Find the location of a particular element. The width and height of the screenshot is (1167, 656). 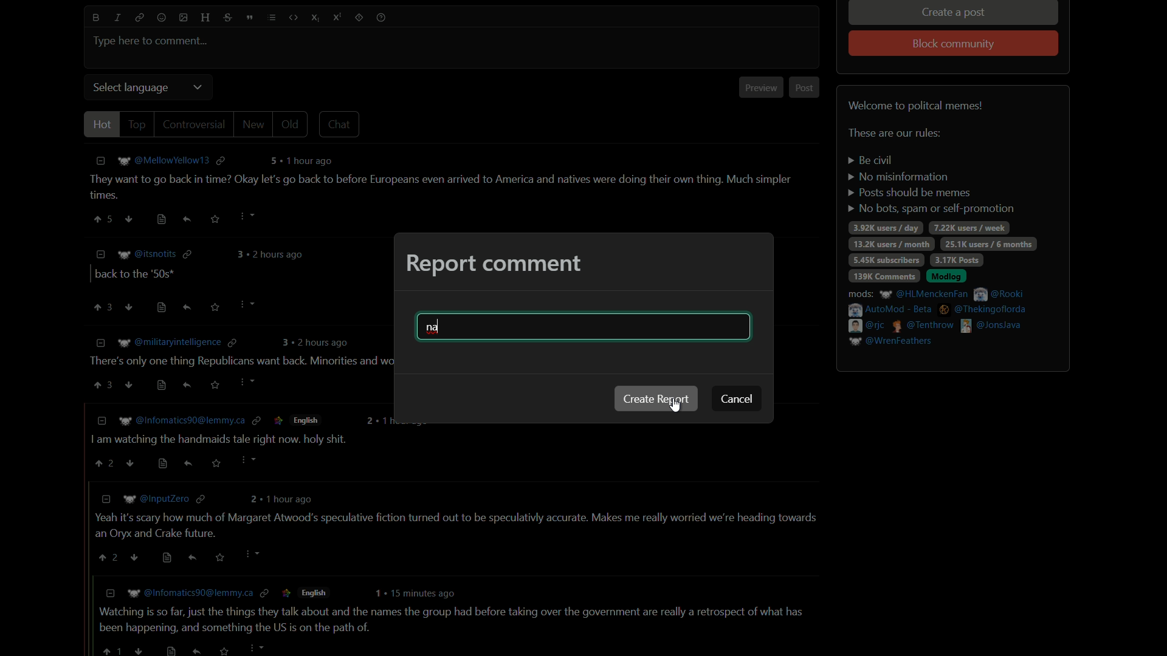

spoiler is located at coordinates (359, 18).